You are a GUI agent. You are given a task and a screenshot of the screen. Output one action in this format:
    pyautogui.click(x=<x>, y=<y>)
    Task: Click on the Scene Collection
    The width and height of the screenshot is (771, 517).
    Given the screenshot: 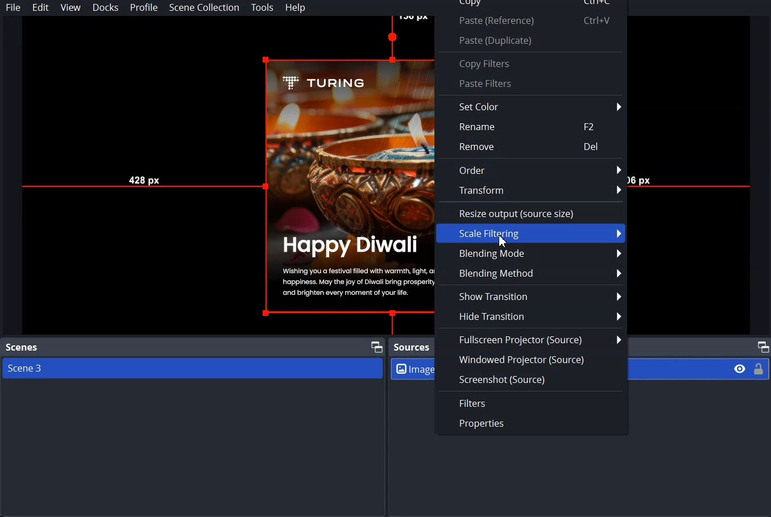 What is the action you would take?
    pyautogui.click(x=204, y=7)
    